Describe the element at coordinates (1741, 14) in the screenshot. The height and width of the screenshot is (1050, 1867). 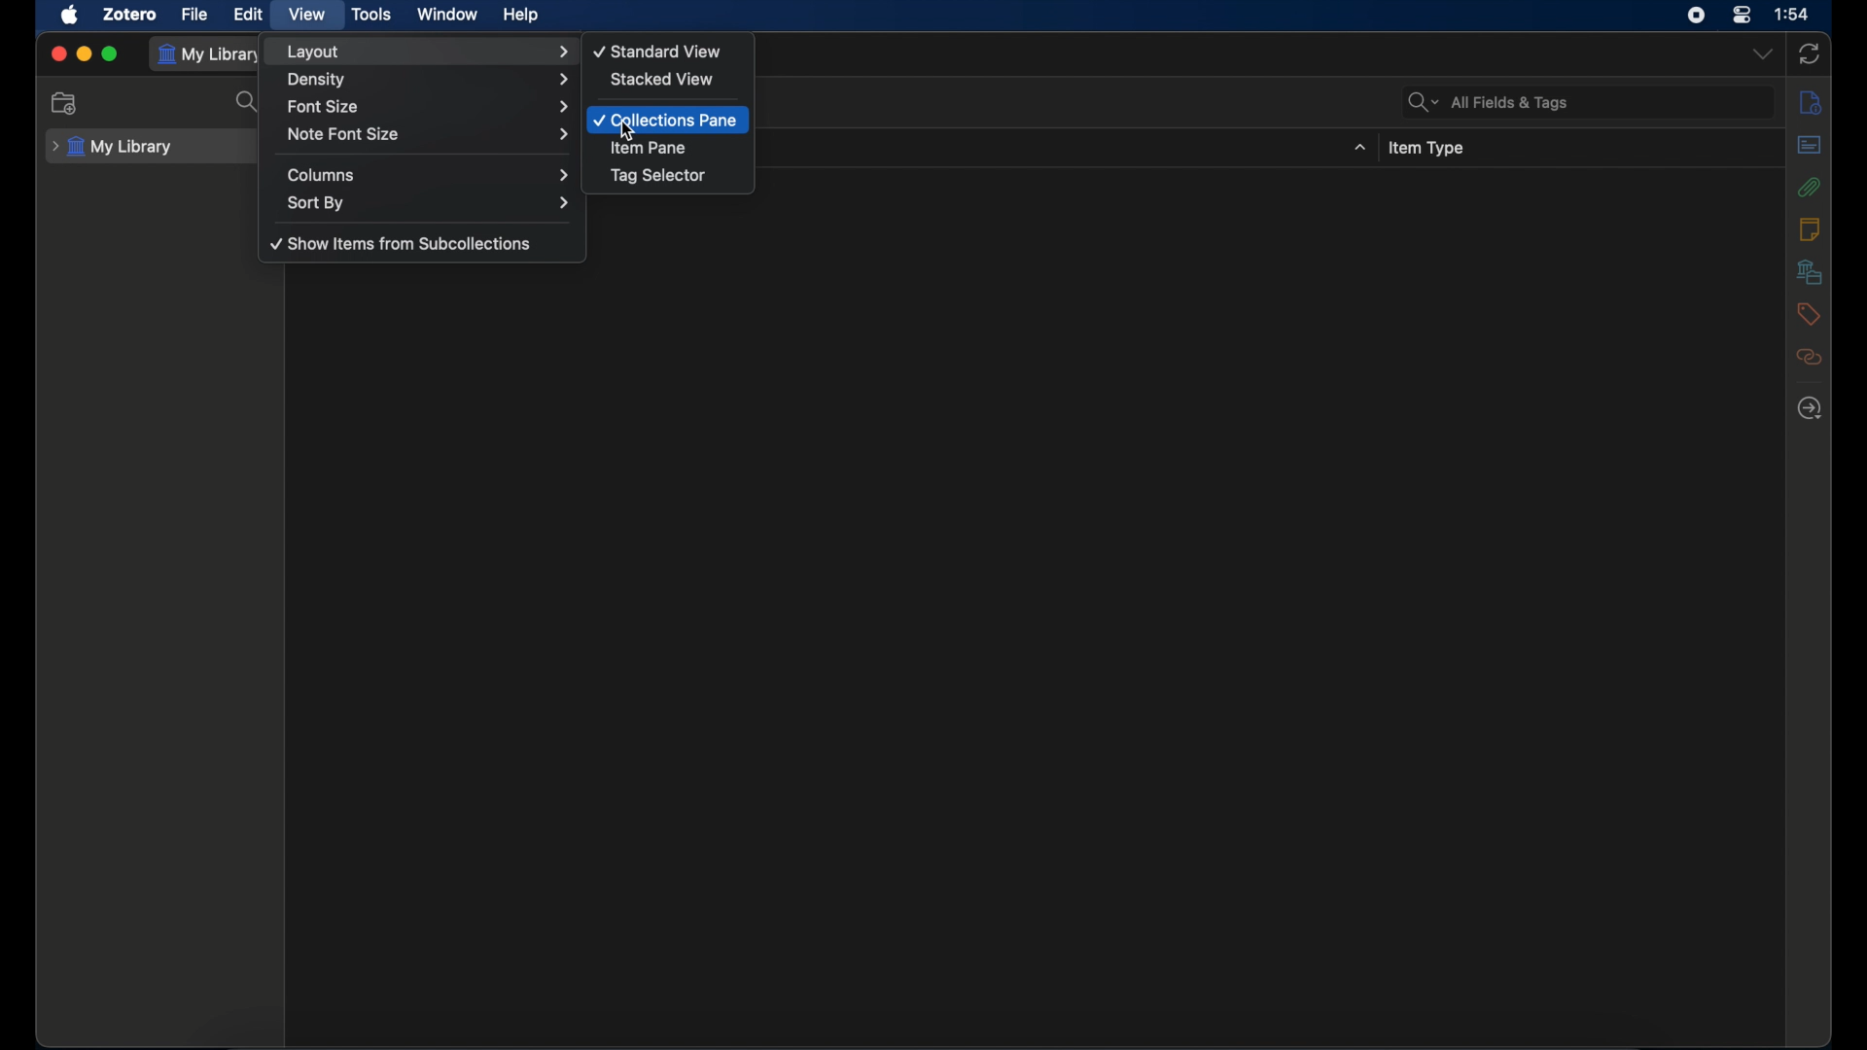
I see `control center` at that location.